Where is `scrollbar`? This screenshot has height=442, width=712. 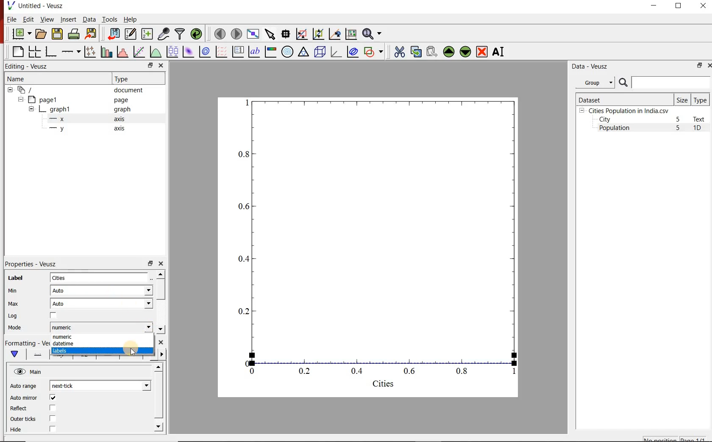
scrollbar is located at coordinates (161, 302).